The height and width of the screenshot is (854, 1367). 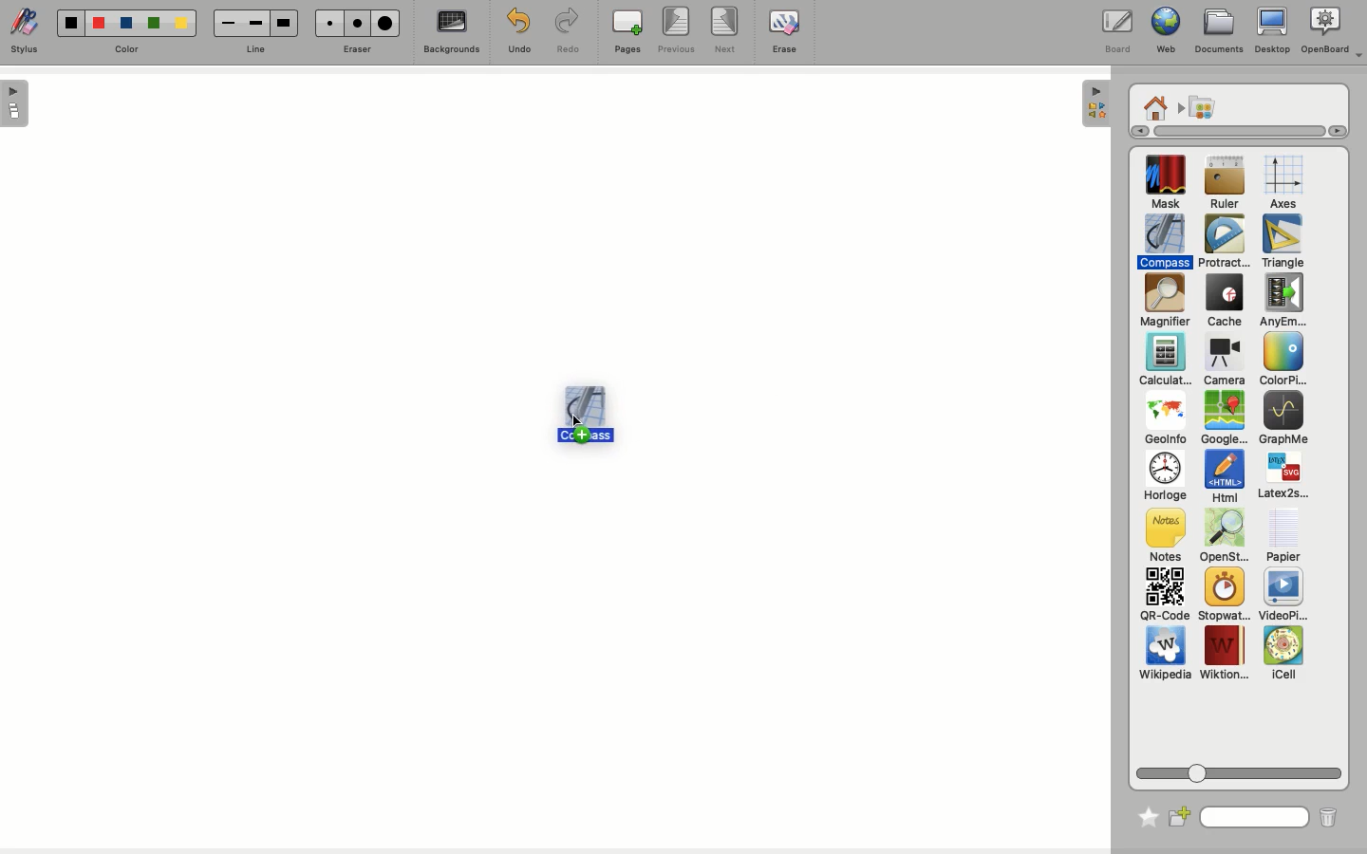 What do you see at coordinates (1155, 106) in the screenshot?
I see `Home` at bounding box center [1155, 106].